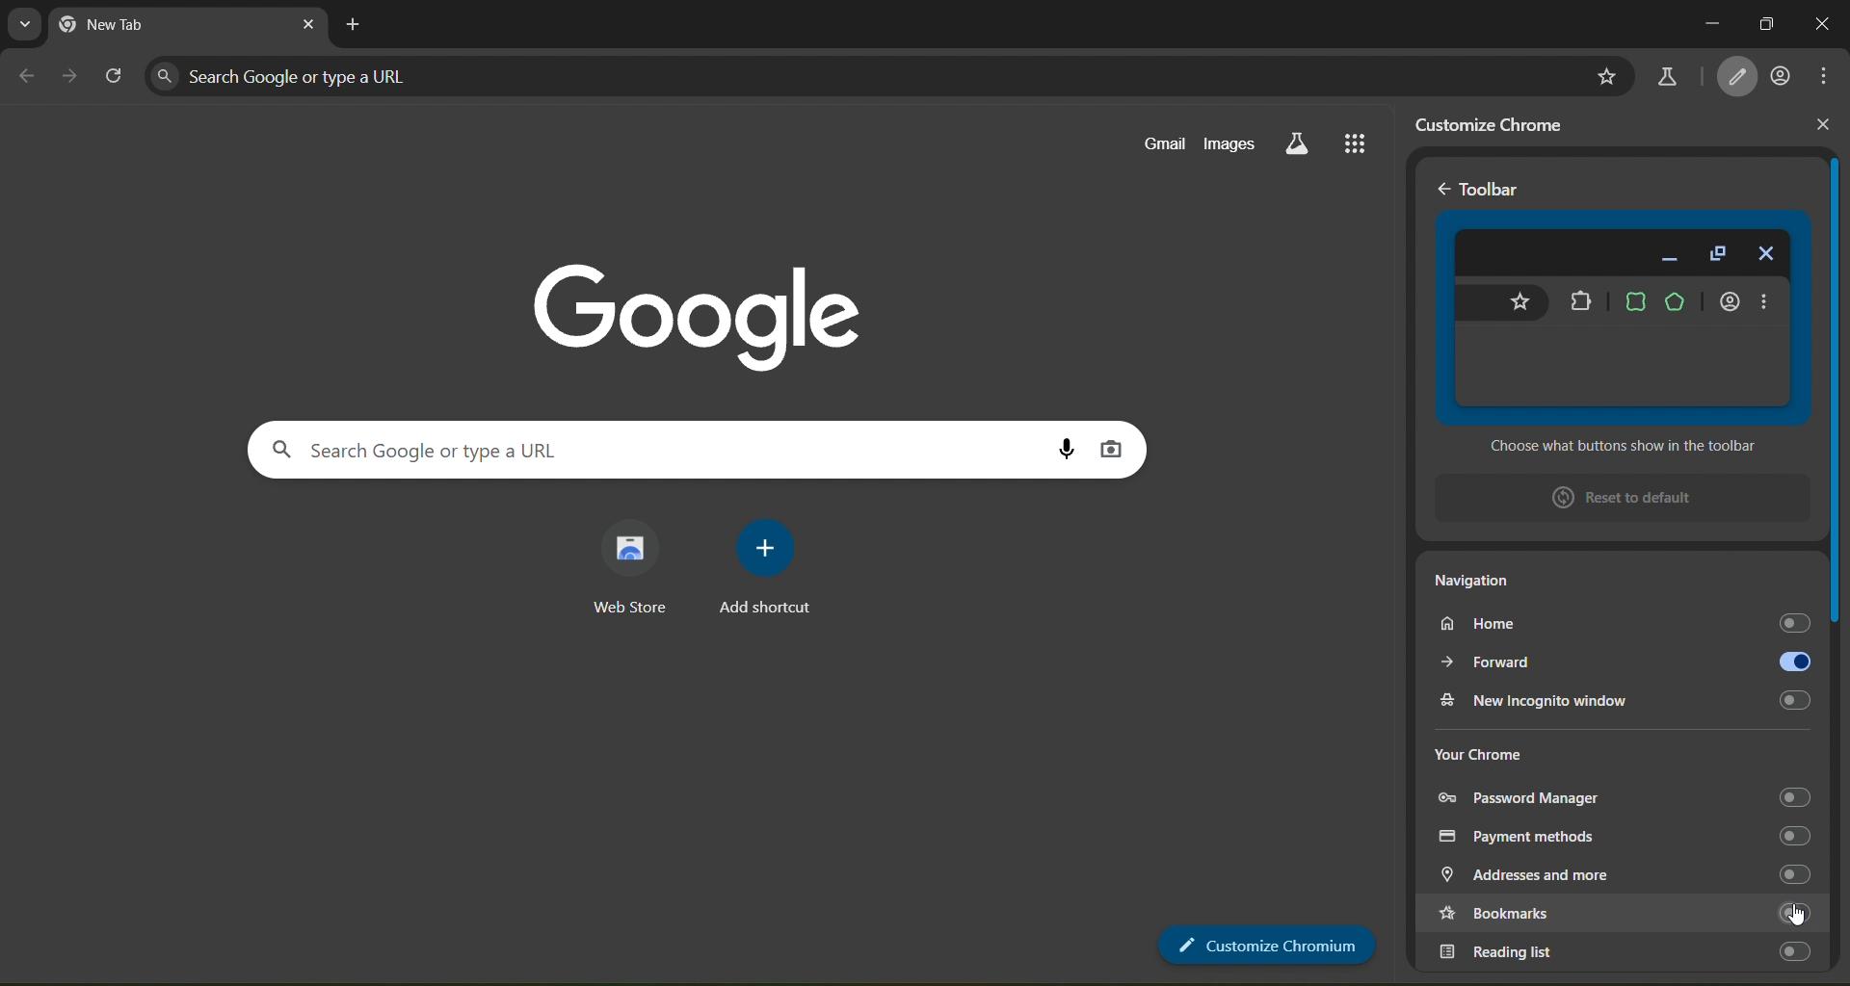  What do you see at coordinates (1163, 144) in the screenshot?
I see `gmail` at bounding box center [1163, 144].